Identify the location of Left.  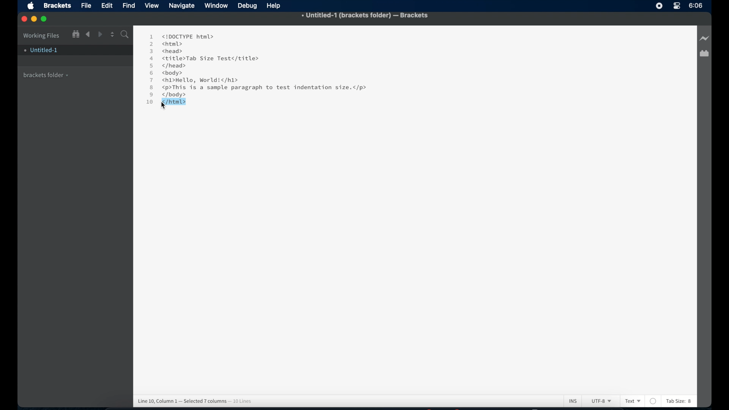
(88, 35).